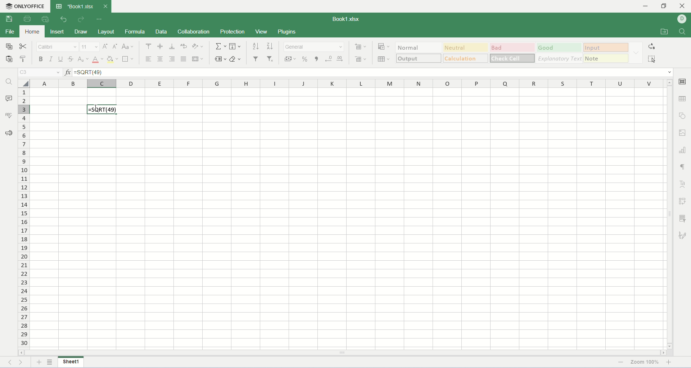 The height and width of the screenshot is (368, 691). I want to click on bold, so click(40, 59).